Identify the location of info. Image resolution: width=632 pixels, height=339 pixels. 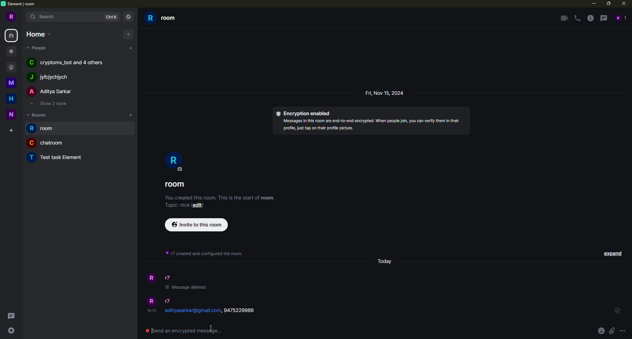
(220, 197).